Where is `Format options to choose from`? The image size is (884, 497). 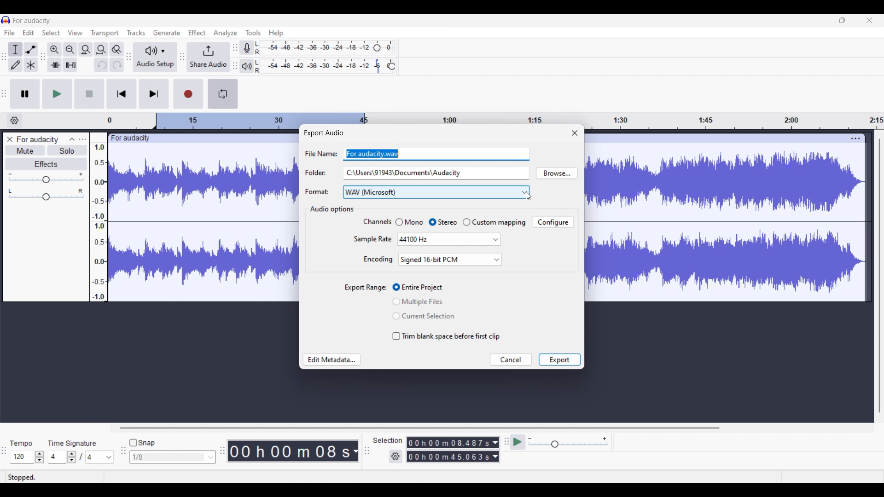
Format options to choose from is located at coordinates (436, 192).